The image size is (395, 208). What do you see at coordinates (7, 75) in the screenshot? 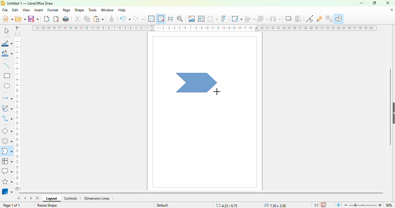
I see `rectangle` at bounding box center [7, 75].